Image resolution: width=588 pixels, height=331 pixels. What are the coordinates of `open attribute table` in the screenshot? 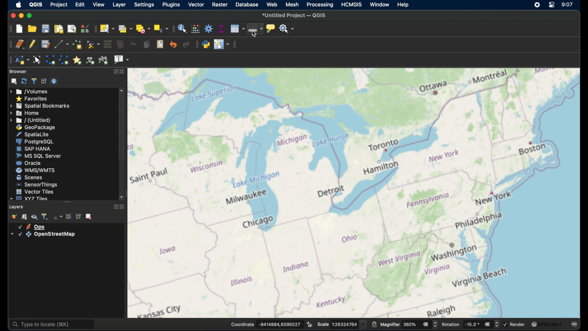 It's located at (238, 29).